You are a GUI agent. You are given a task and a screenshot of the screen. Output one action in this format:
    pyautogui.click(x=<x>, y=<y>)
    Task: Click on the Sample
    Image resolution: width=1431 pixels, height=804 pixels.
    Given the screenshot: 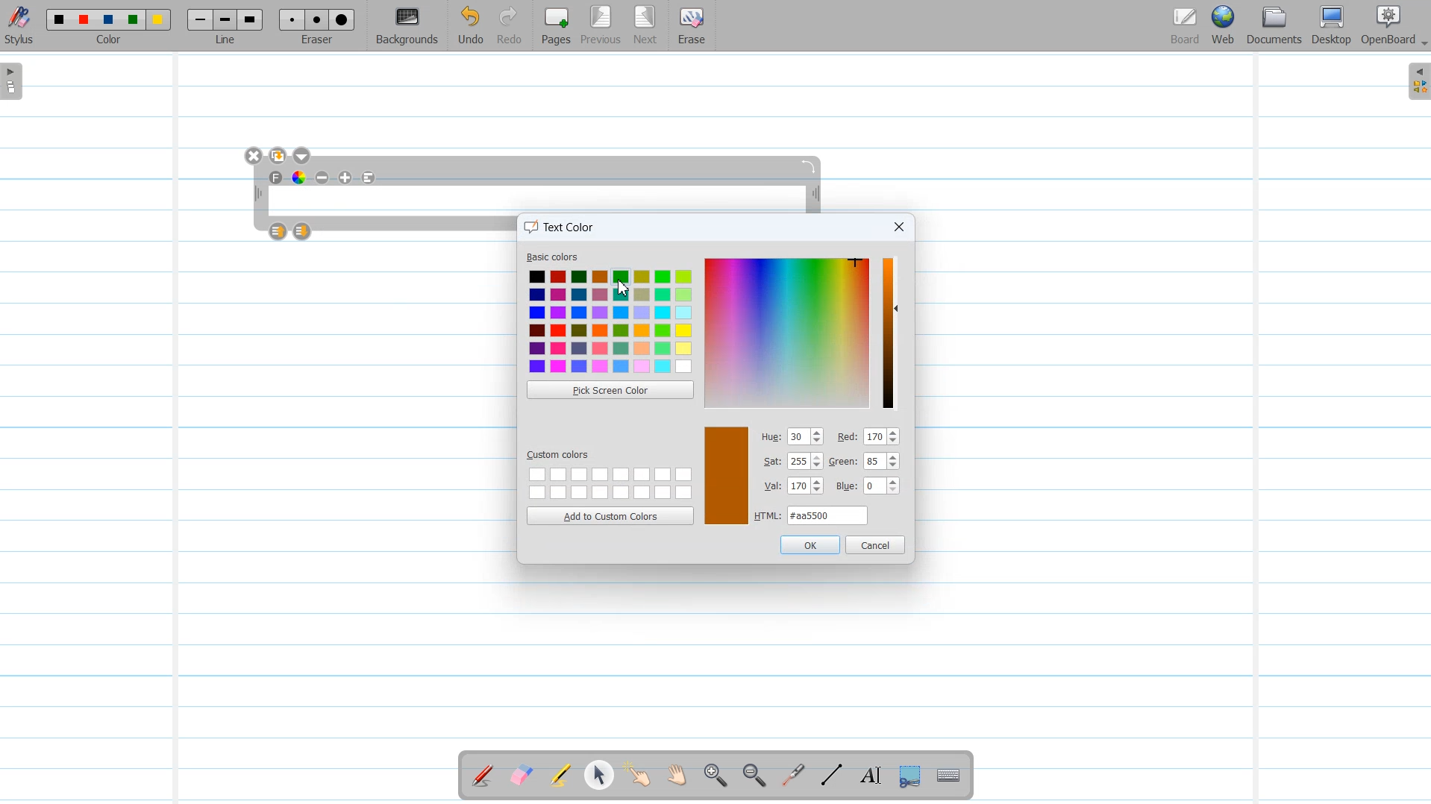 What is the action you would take?
    pyautogui.click(x=726, y=476)
    